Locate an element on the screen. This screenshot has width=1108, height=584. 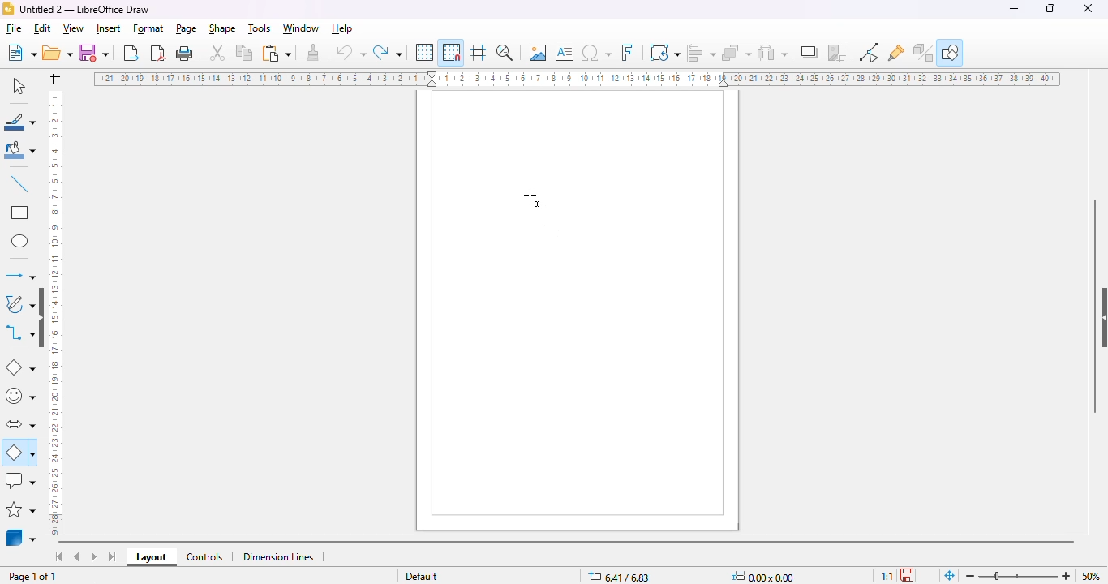
the document has not been modified since the last save is located at coordinates (908, 574).